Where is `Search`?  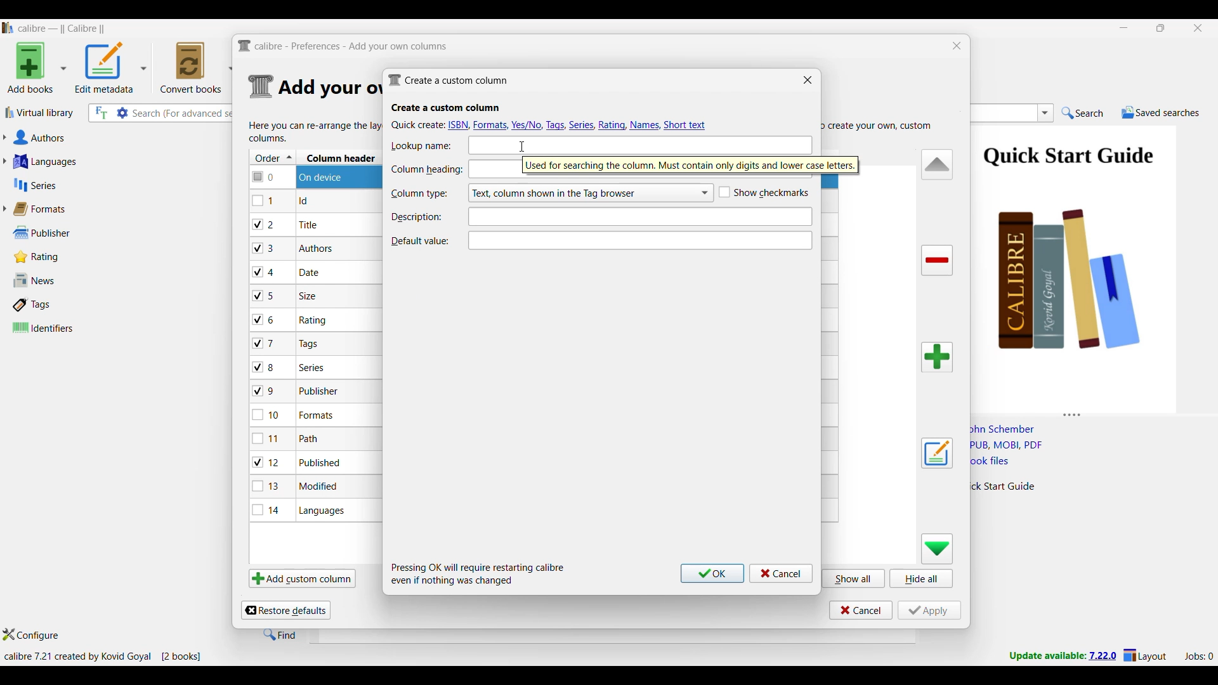
Search is located at coordinates (1083, 114).